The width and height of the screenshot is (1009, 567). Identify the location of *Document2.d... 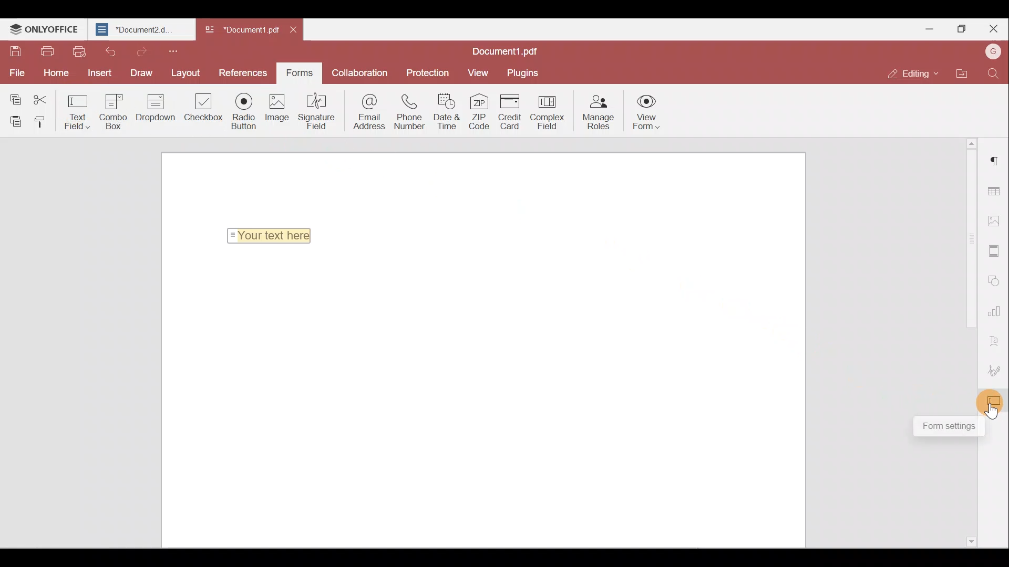
(141, 31).